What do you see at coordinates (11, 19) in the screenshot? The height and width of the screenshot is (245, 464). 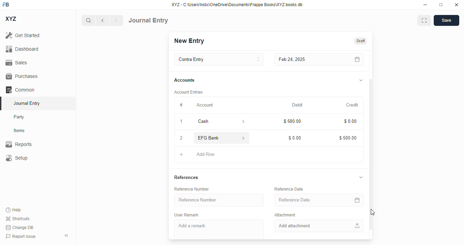 I see `XYZ` at bounding box center [11, 19].